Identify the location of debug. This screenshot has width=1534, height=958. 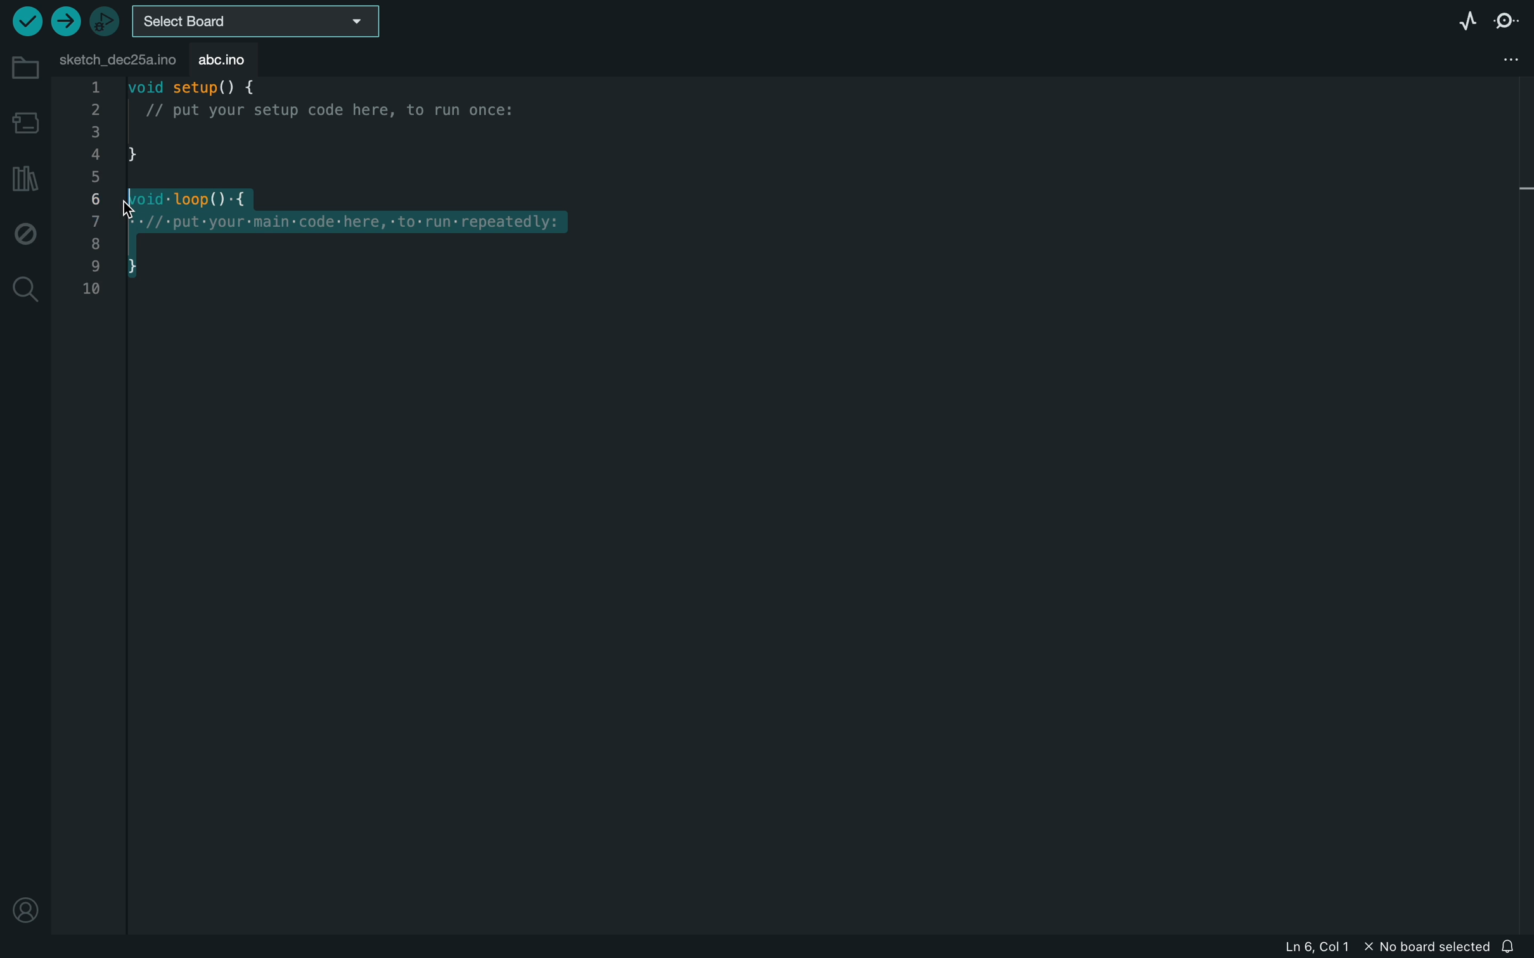
(24, 232).